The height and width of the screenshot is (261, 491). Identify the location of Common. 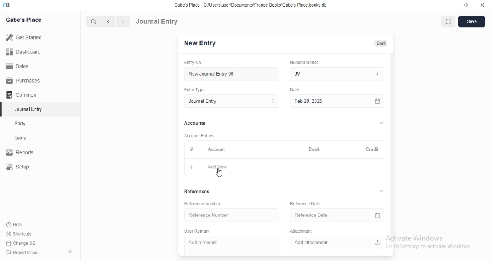
(23, 95).